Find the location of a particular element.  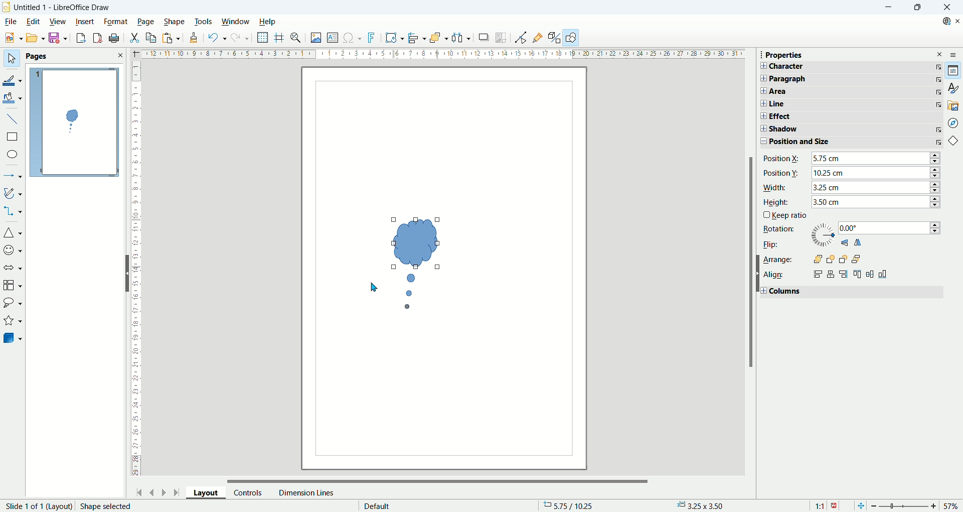

layout is located at coordinates (210, 494).